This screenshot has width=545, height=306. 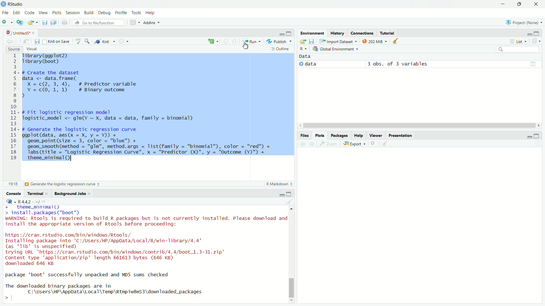 I want to click on RStudio, so click(x=12, y=4).